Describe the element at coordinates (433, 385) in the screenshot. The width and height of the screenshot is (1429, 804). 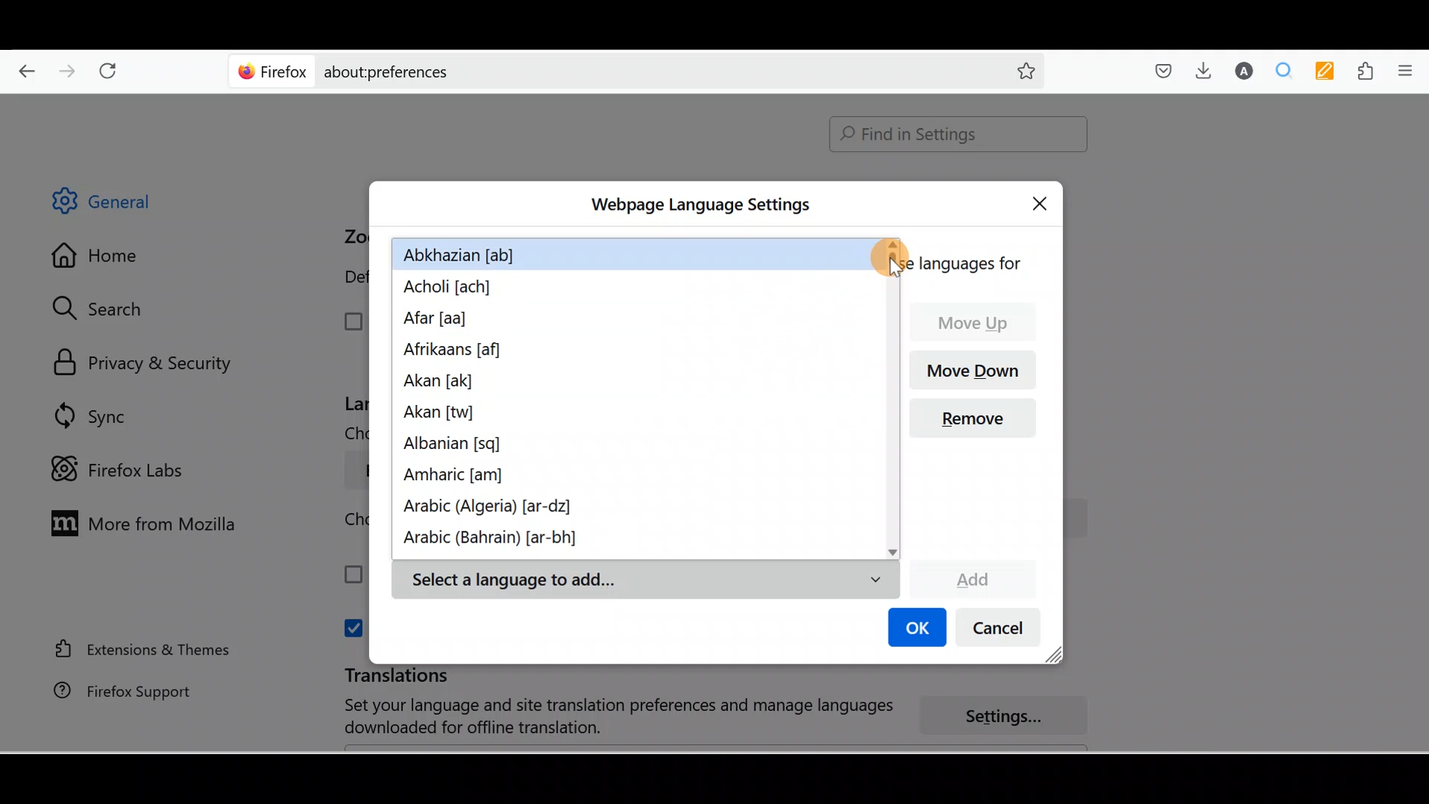
I see `Akan [ak]` at that location.